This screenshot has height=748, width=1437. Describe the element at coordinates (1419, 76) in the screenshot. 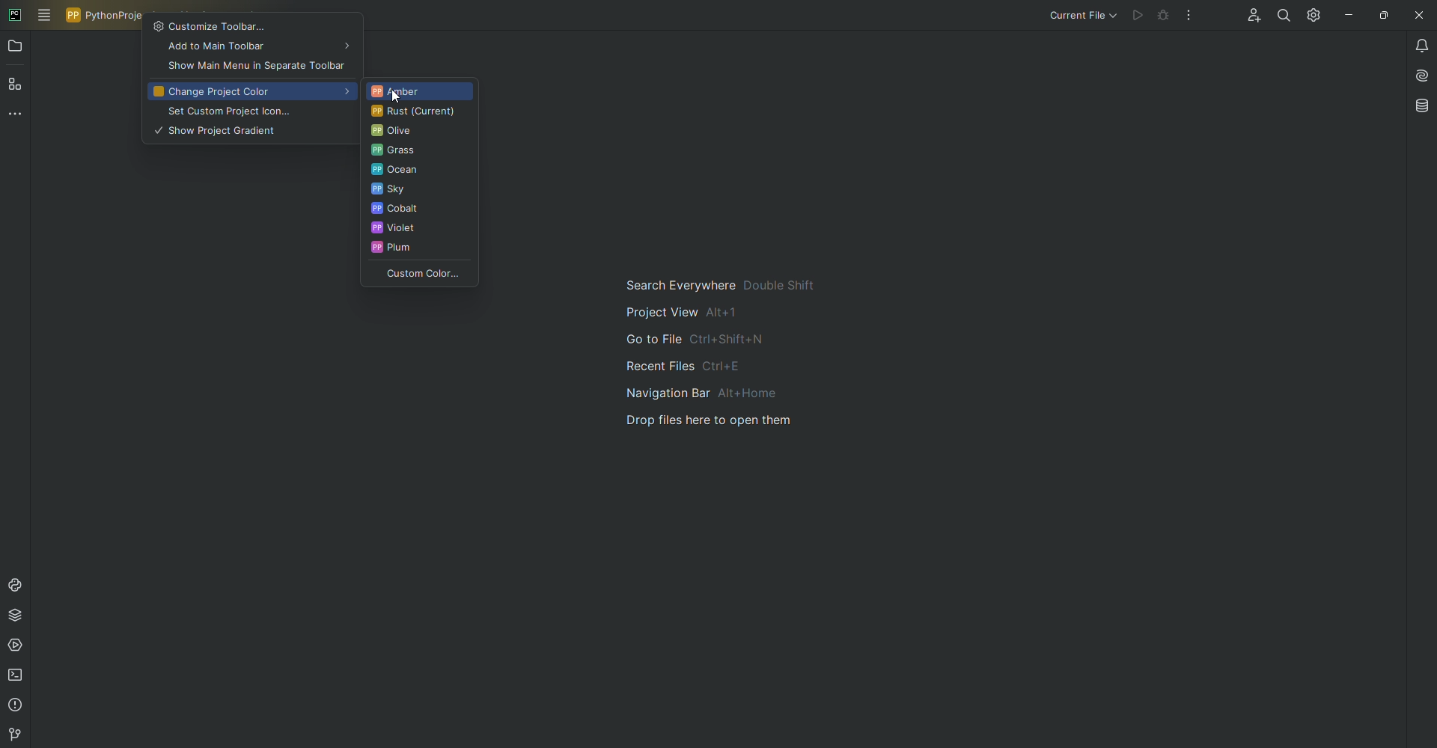

I see `AI` at that location.